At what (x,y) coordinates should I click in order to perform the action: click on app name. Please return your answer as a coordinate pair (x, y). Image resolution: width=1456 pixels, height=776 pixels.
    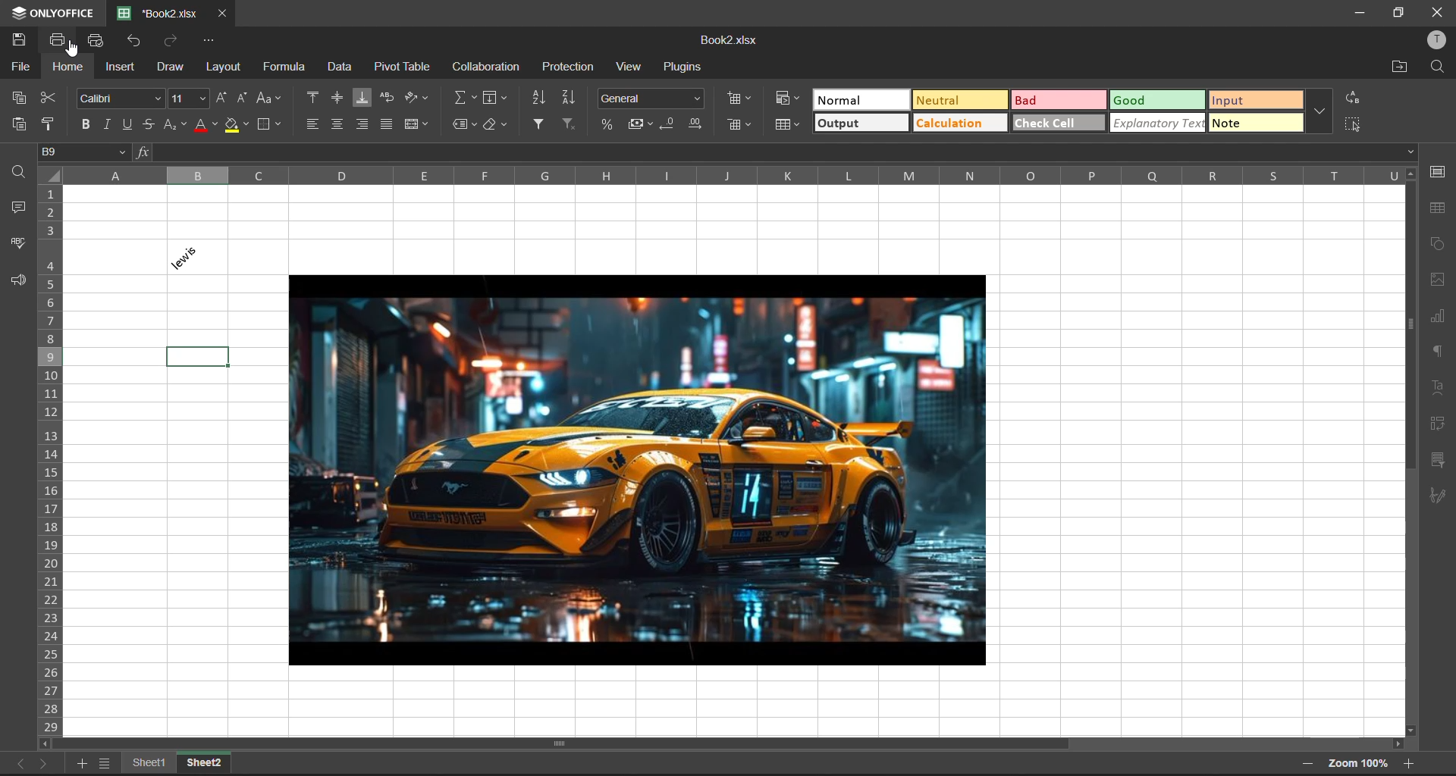
    Looking at the image, I should click on (50, 11).